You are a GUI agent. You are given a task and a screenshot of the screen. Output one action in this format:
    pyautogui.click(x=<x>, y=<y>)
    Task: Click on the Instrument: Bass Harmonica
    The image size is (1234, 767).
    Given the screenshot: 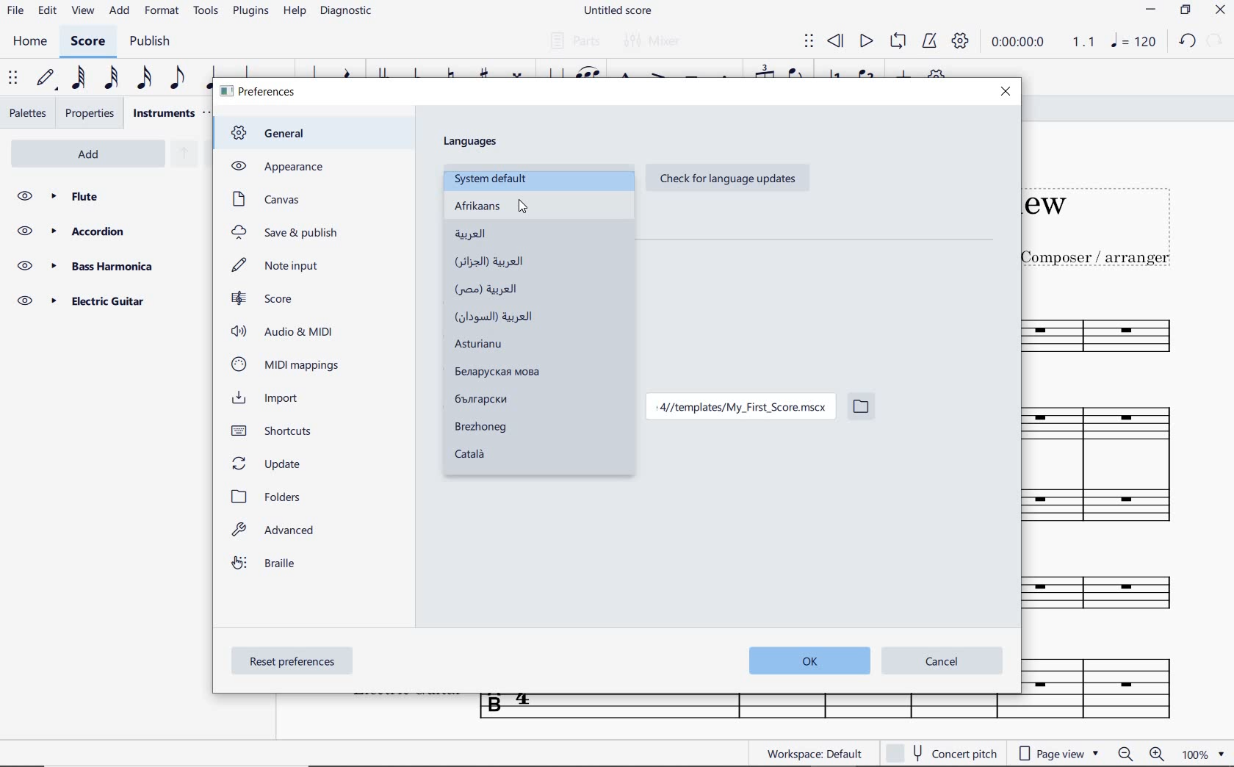 What is the action you would take?
    pyautogui.click(x=1119, y=597)
    